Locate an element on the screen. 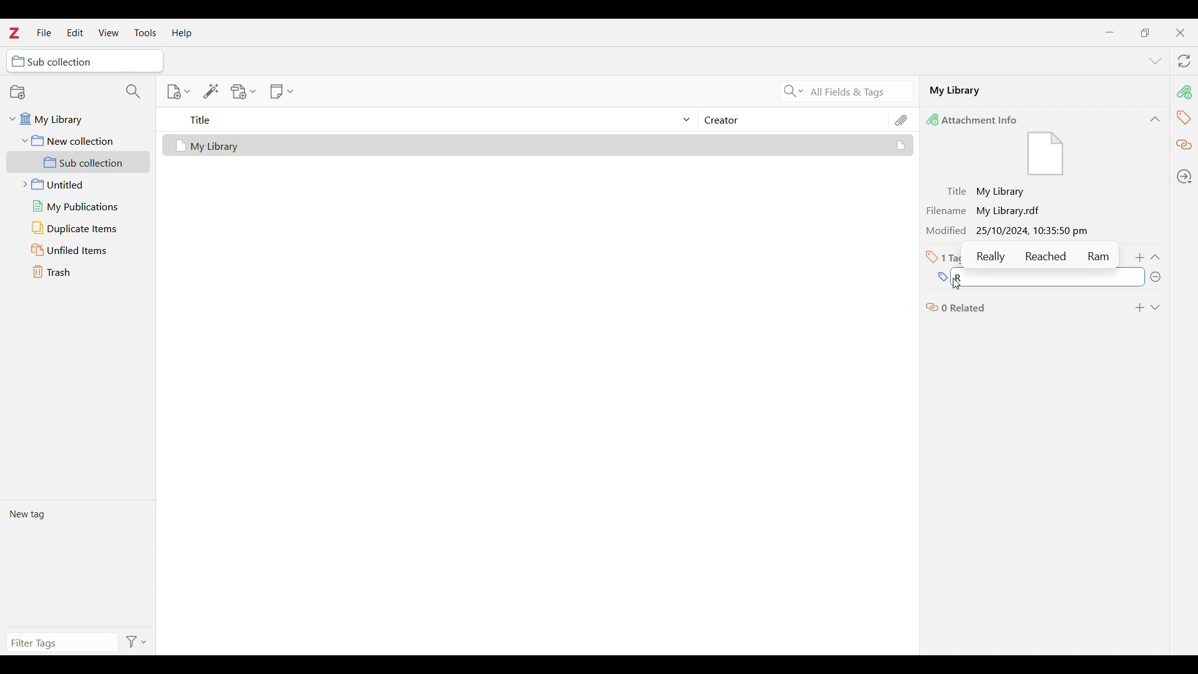  Sync with zotero.org is located at coordinates (1184, 61).